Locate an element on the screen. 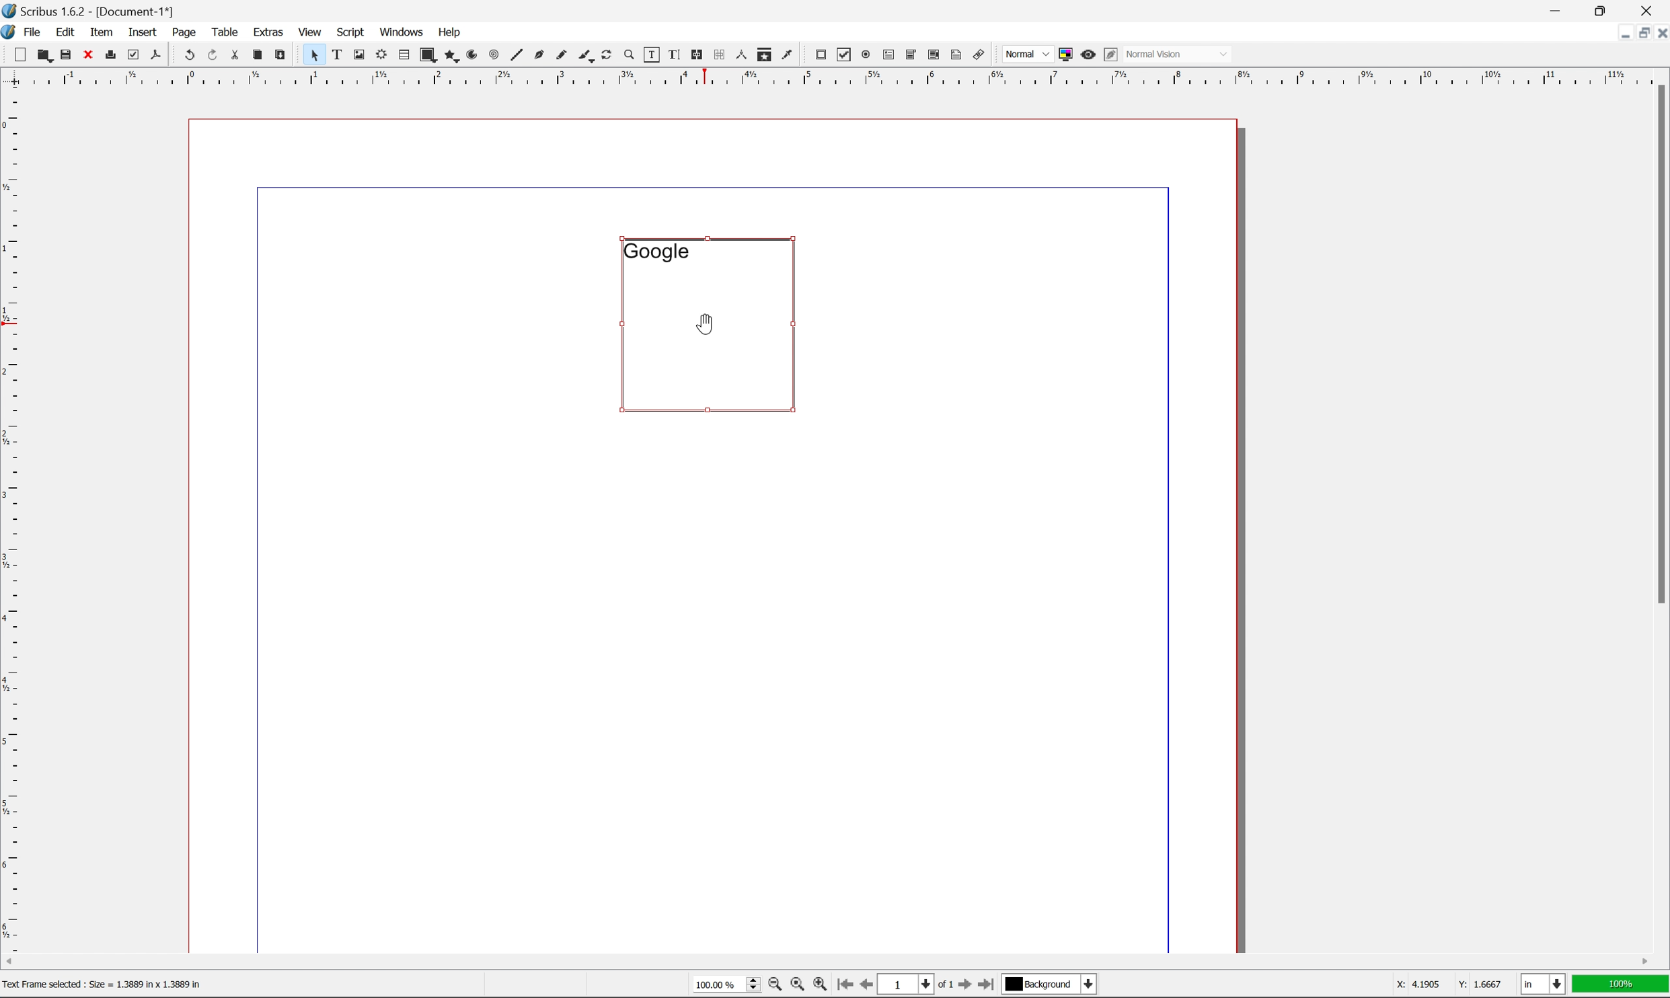 This screenshot has height=998, width=1670. pdf combo box is located at coordinates (909, 56).